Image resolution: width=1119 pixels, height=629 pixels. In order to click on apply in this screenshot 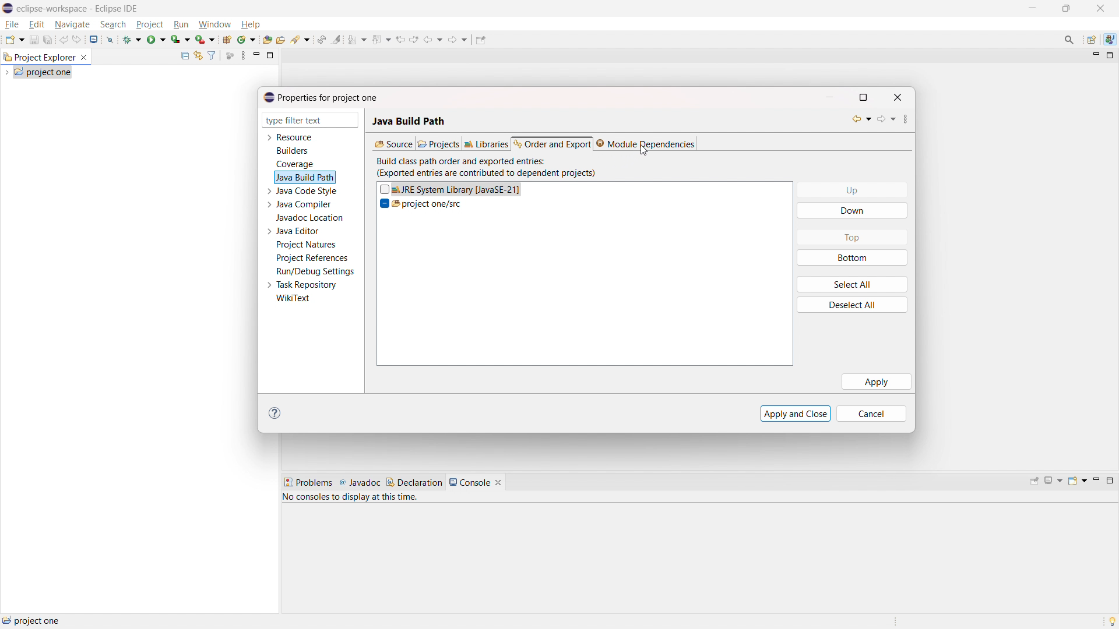, I will do `click(877, 381)`.